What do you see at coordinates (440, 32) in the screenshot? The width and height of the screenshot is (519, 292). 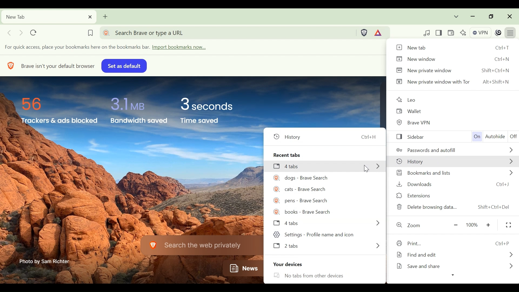 I see `Show/Hide Sidebar` at bounding box center [440, 32].